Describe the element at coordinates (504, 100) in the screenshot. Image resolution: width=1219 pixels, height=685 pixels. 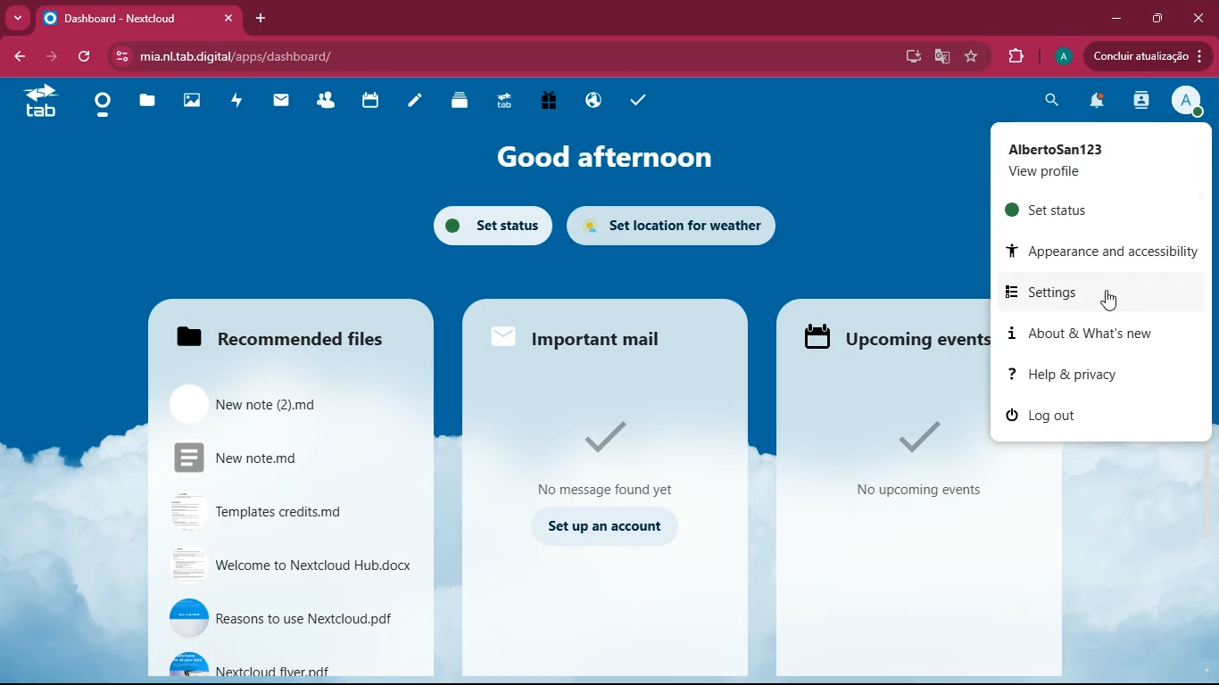
I see `tab` at that location.